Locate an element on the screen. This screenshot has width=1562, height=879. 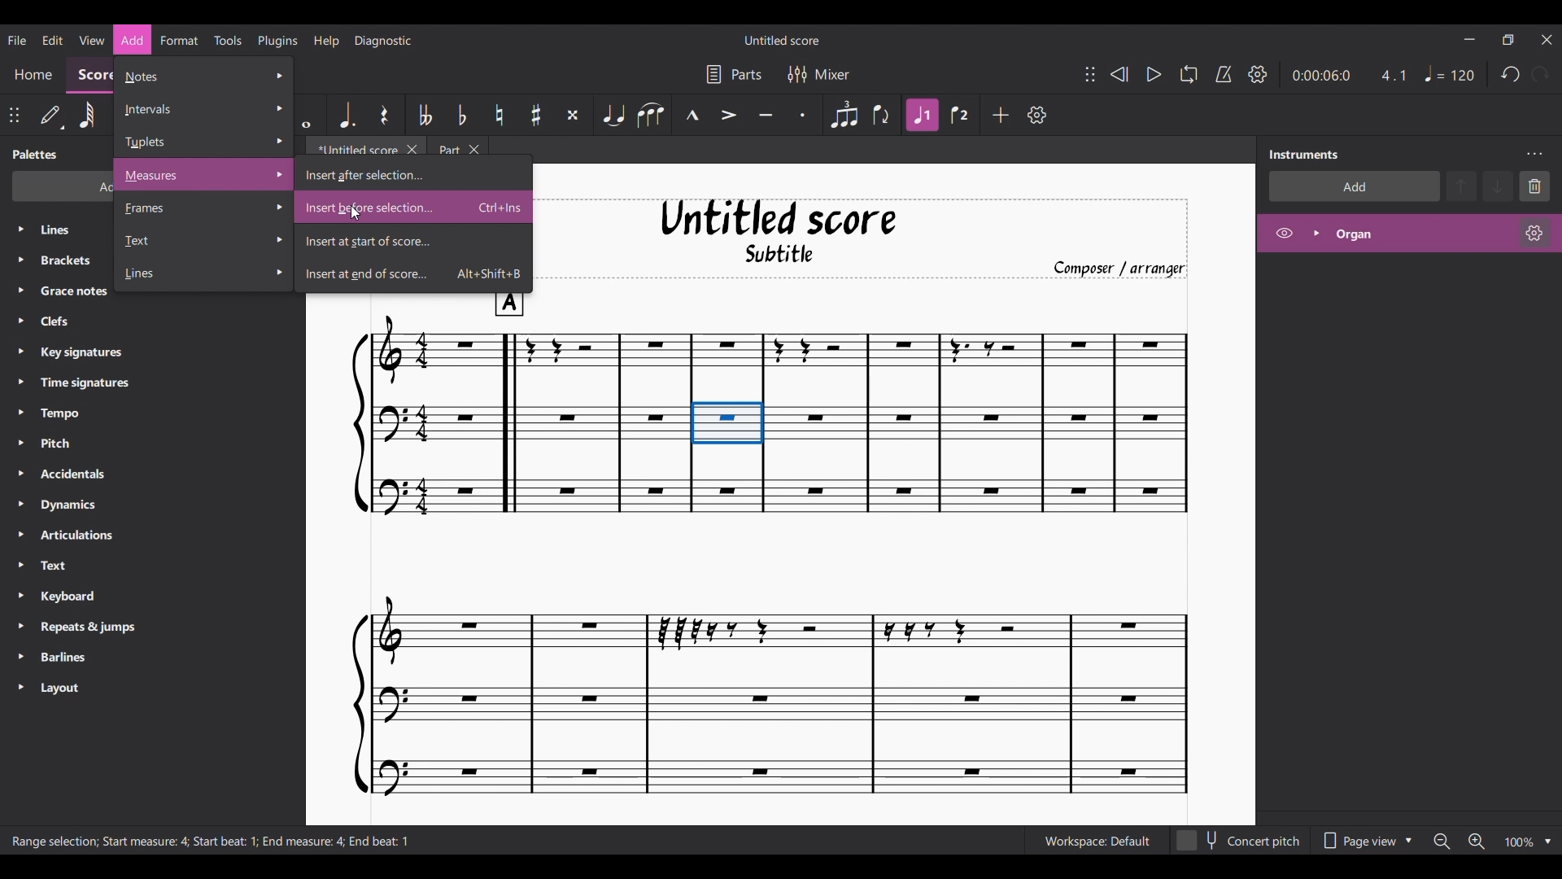
Delete is located at coordinates (1535, 186).